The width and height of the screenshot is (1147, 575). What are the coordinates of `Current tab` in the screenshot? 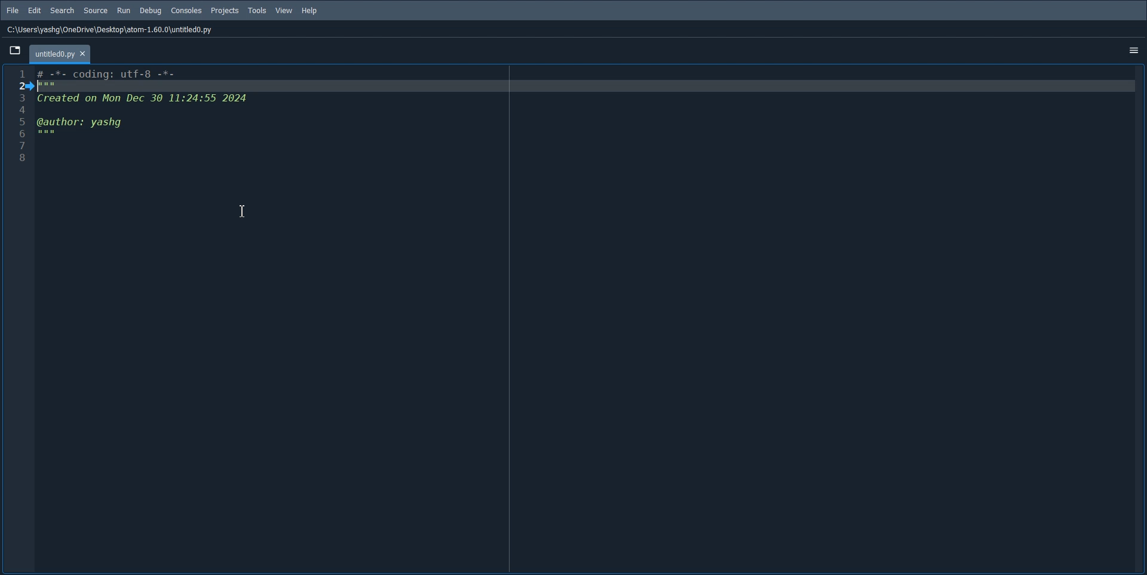 It's located at (62, 54).